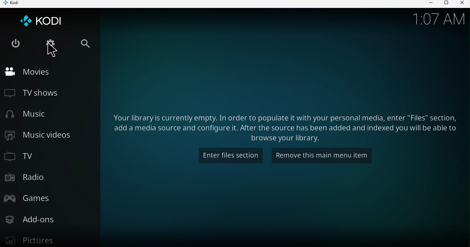 The height and width of the screenshot is (247, 470). Describe the element at coordinates (32, 73) in the screenshot. I see `Movies` at that location.